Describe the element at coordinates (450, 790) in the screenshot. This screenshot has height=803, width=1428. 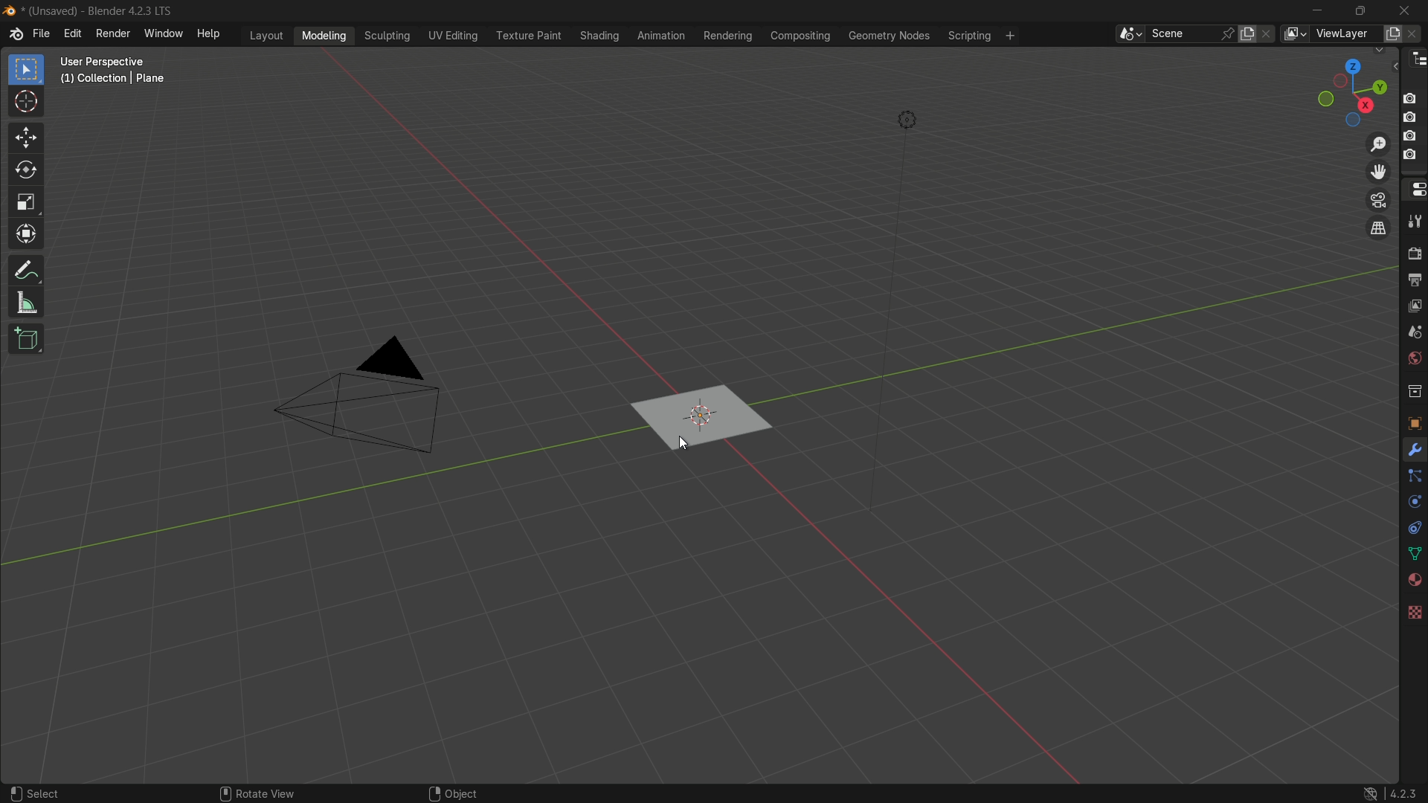
I see `object` at that location.